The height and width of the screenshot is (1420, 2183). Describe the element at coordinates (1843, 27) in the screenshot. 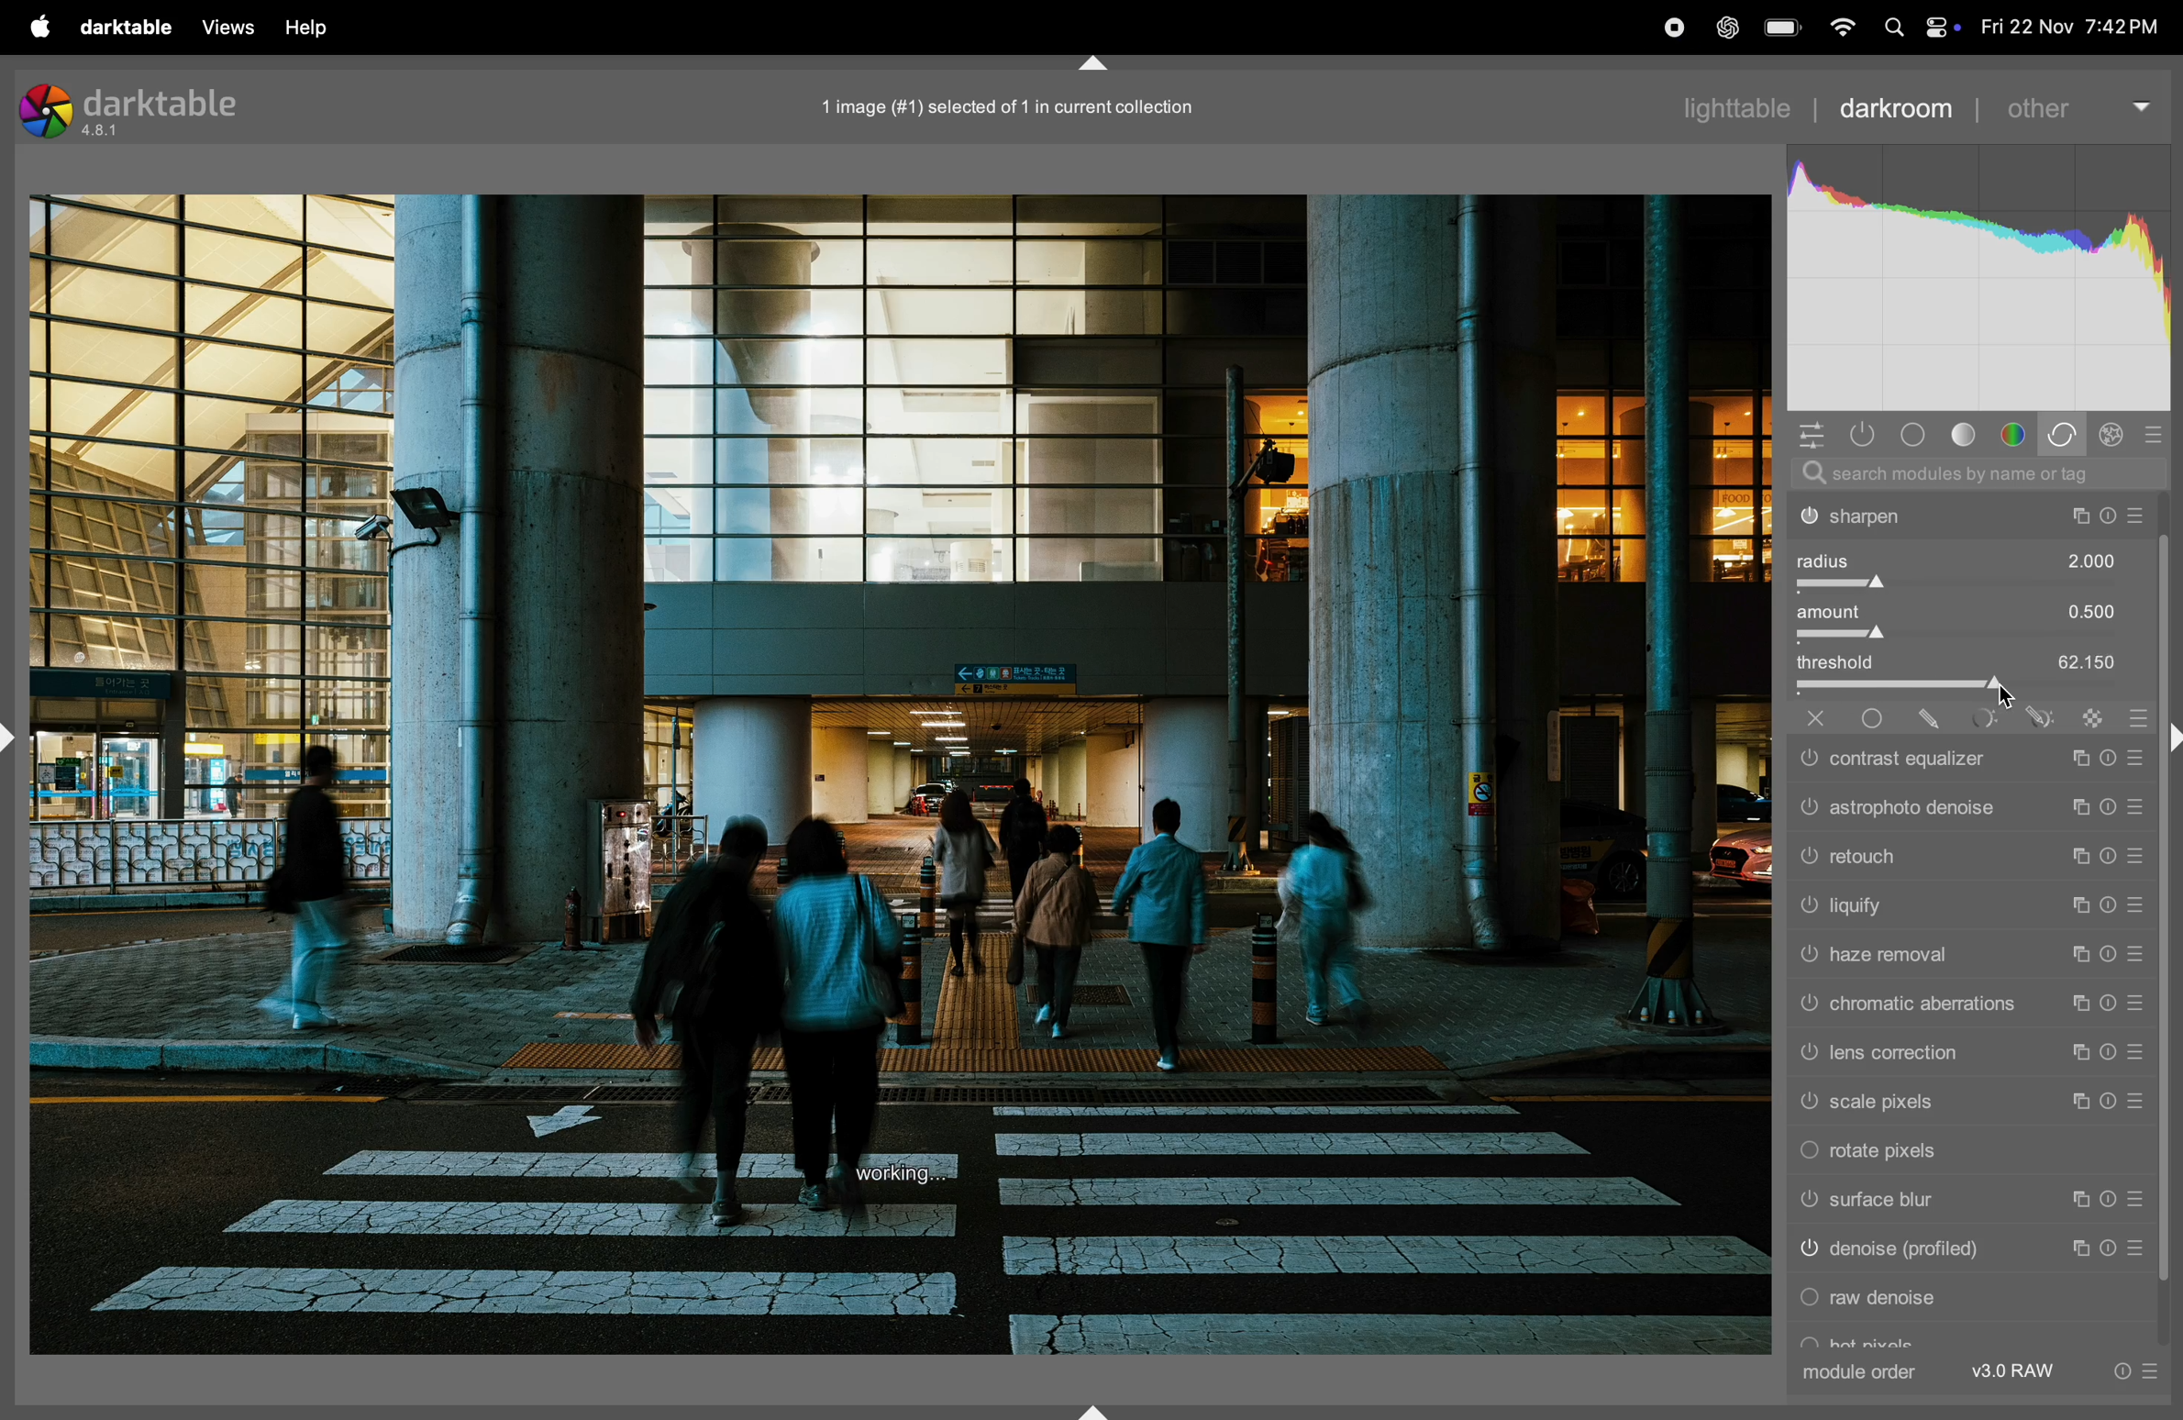

I see `wifi` at that location.